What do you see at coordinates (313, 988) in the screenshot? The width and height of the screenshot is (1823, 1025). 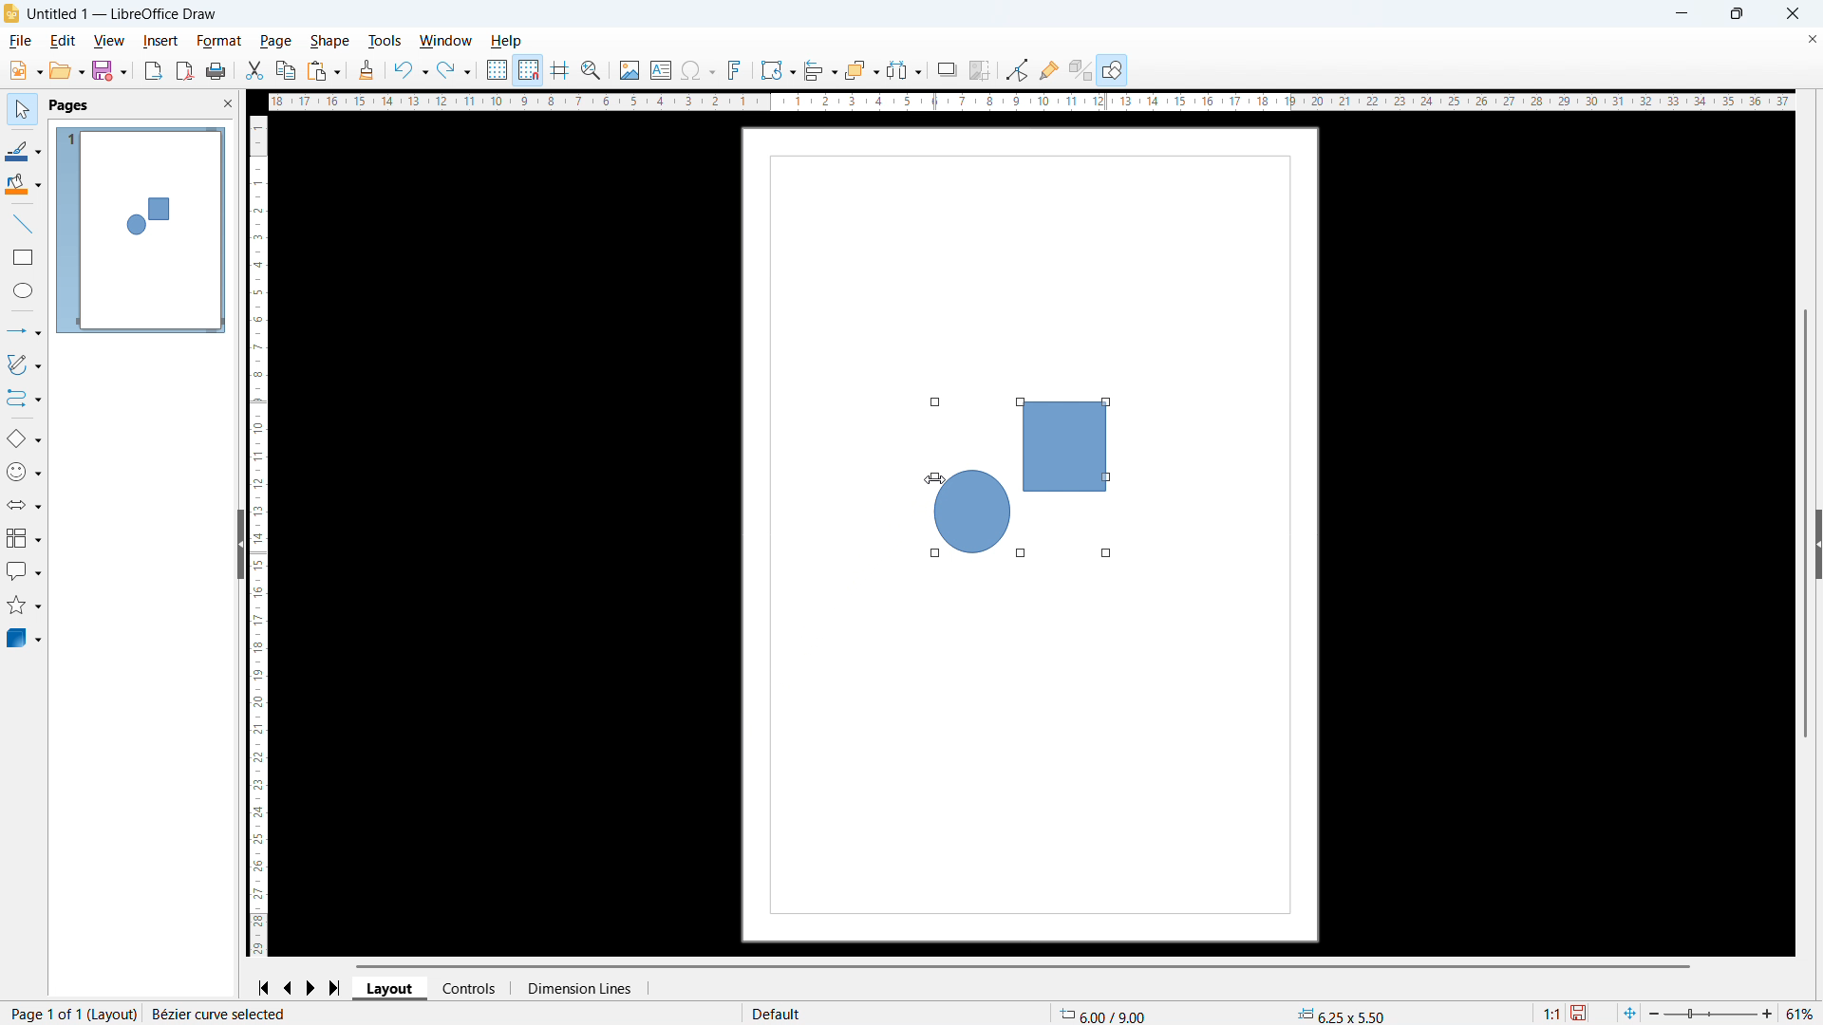 I see `Next page ` at bounding box center [313, 988].